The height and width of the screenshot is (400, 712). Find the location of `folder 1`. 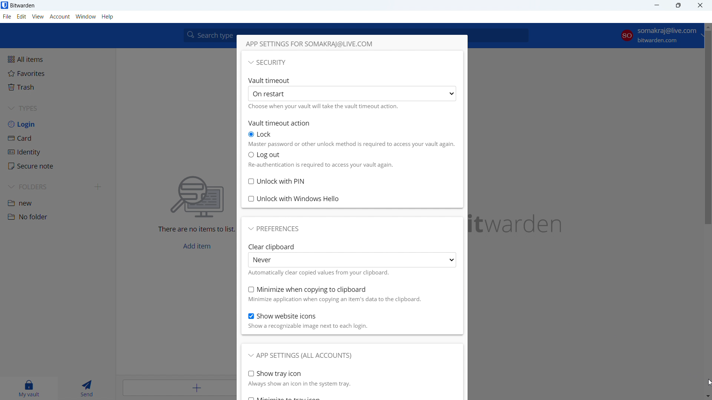

folder 1 is located at coordinates (58, 202).